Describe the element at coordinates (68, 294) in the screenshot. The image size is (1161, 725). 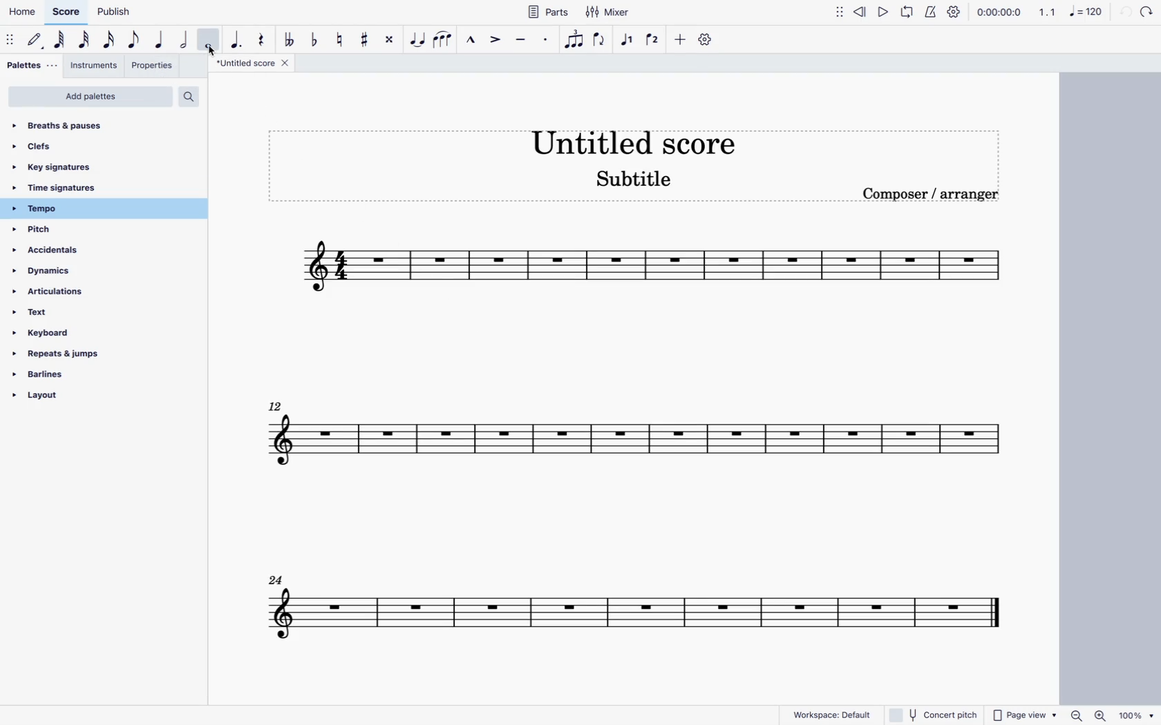
I see `articulations` at that location.